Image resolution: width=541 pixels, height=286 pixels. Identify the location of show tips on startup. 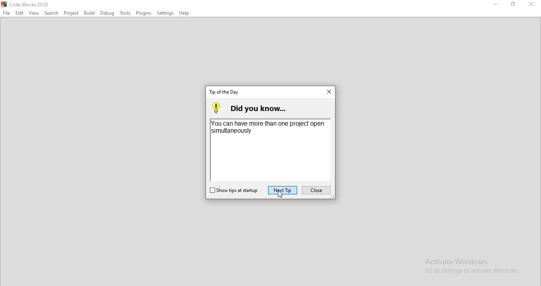
(233, 191).